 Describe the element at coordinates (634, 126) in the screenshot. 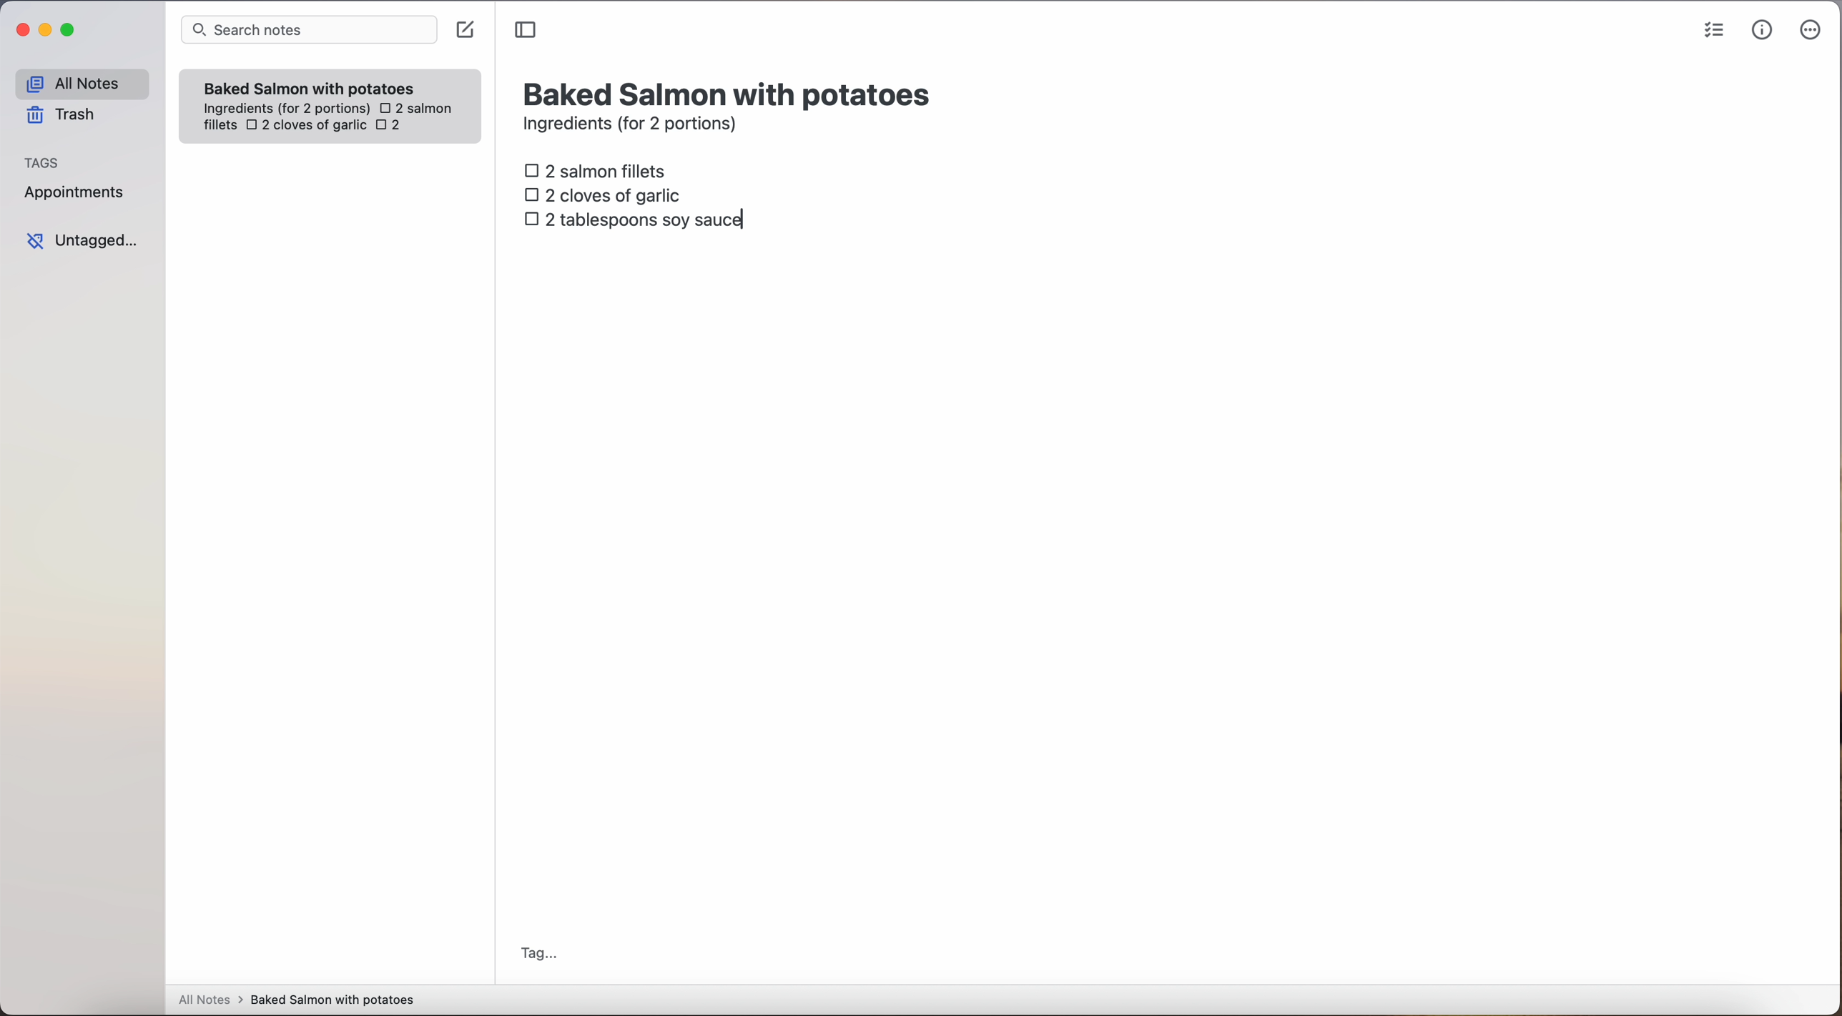

I see `ingredients (for 2 portions)` at that location.